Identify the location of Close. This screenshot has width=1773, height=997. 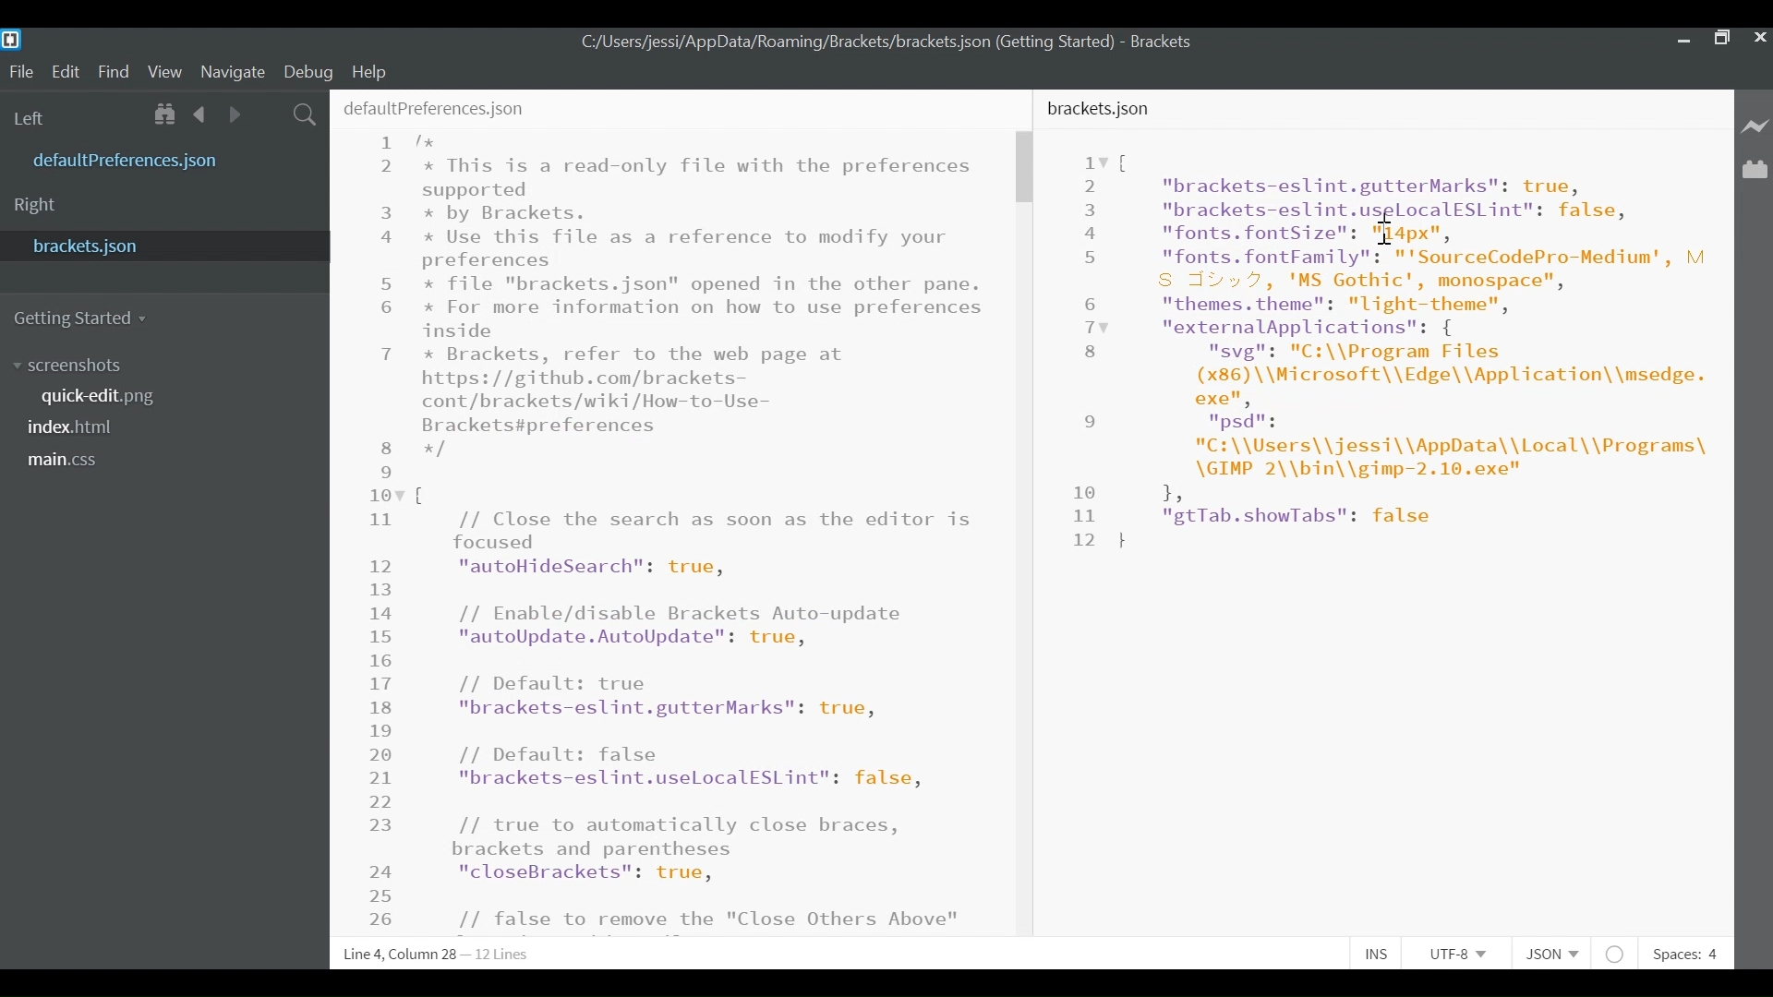
(1761, 40).